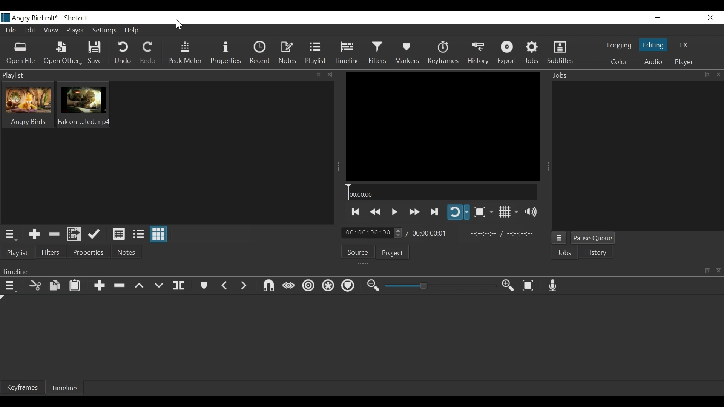 The width and height of the screenshot is (724, 407). What do you see at coordinates (377, 54) in the screenshot?
I see `` at bounding box center [377, 54].